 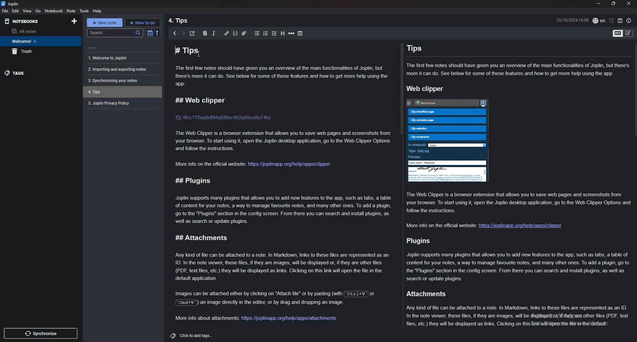 What do you see at coordinates (143, 23) in the screenshot?
I see `new todo` at bounding box center [143, 23].